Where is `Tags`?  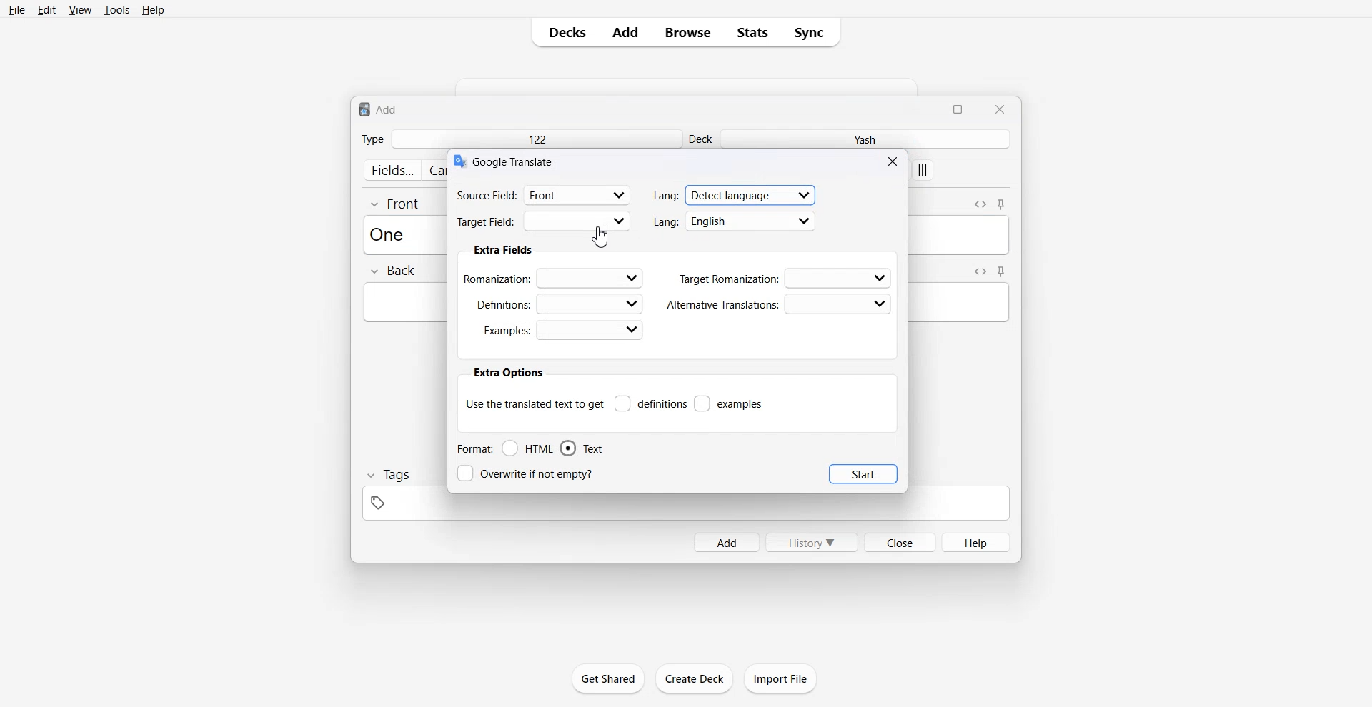
Tags is located at coordinates (387, 475).